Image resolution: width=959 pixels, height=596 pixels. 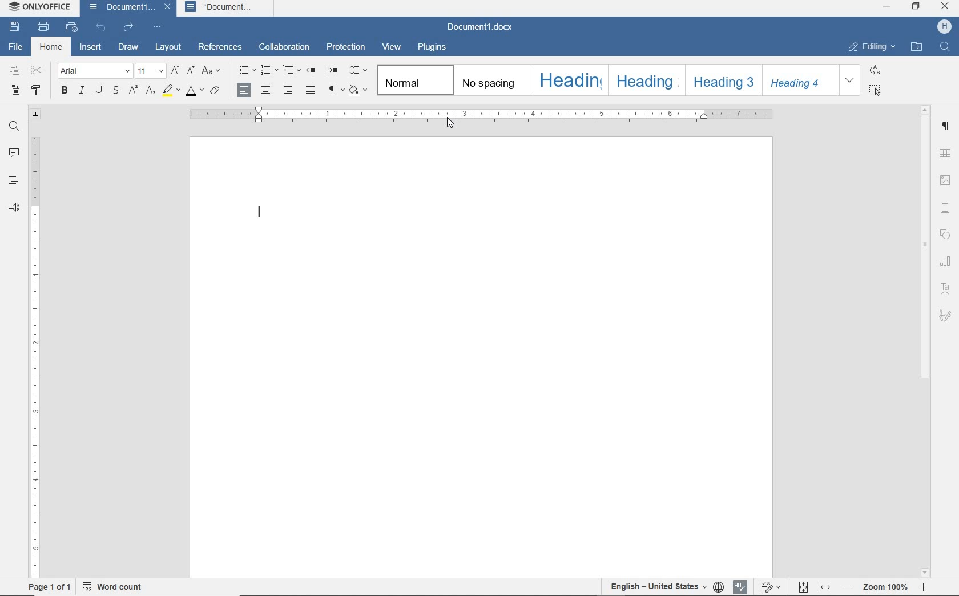 What do you see at coordinates (115, 91) in the screenshot?
I see `STRIKETHROUGH` at bounding box center [115, 91].